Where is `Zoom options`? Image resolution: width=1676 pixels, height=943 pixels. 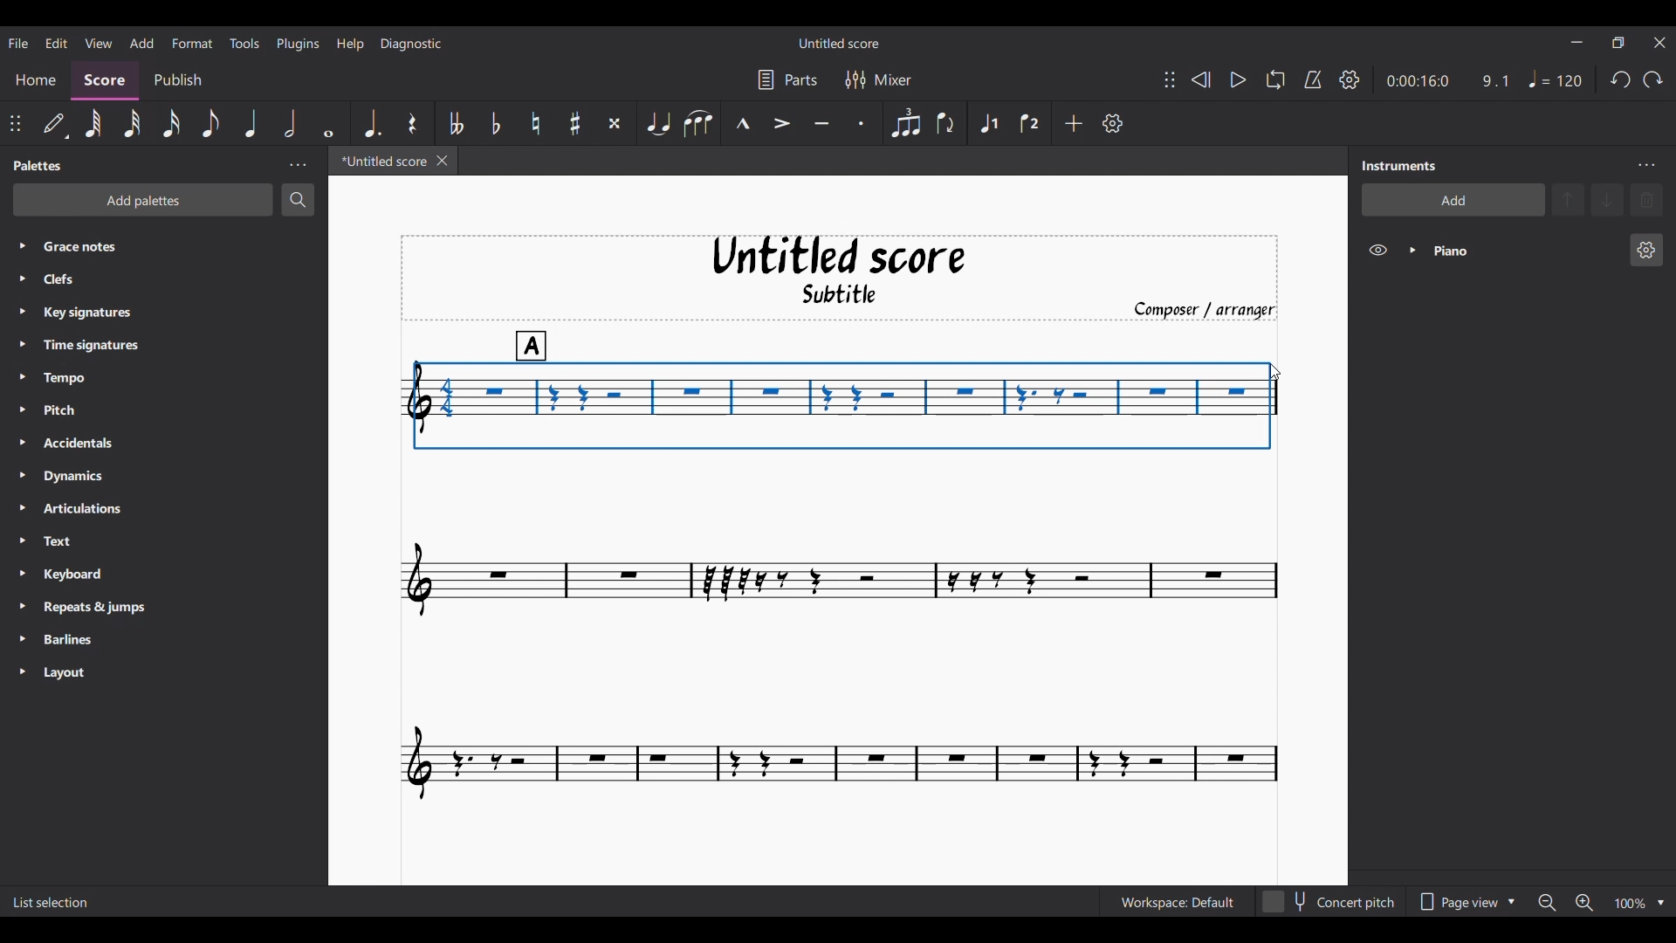
Zoom options is located at coordinates (1660, 903).